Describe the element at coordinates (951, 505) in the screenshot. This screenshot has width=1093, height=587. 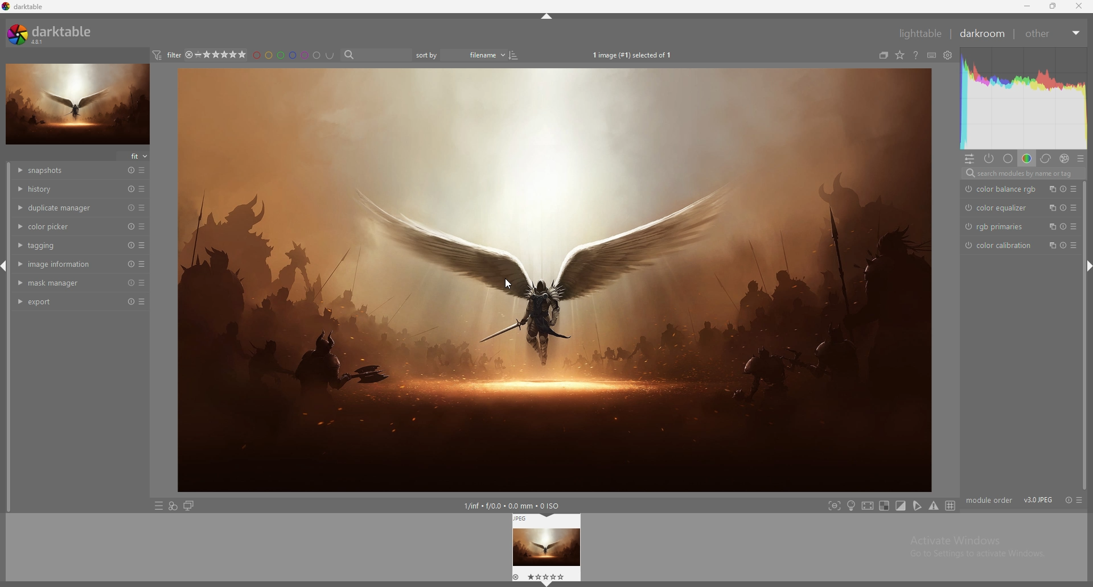
I see `toggle grid lines` at that location.